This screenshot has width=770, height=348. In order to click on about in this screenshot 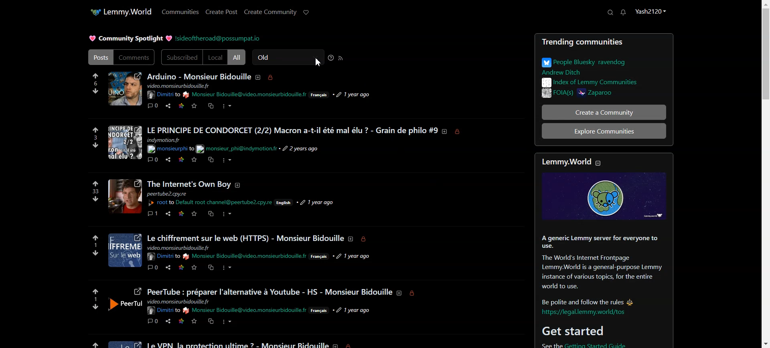, I will do `click(399, 293)`.